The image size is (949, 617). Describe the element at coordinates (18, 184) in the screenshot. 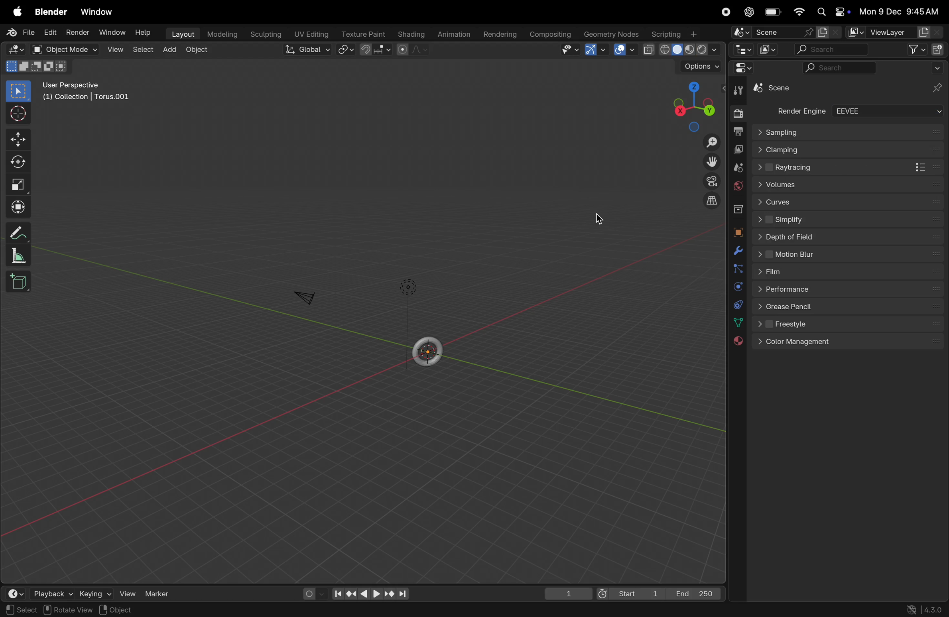

I see `scale` at that location.